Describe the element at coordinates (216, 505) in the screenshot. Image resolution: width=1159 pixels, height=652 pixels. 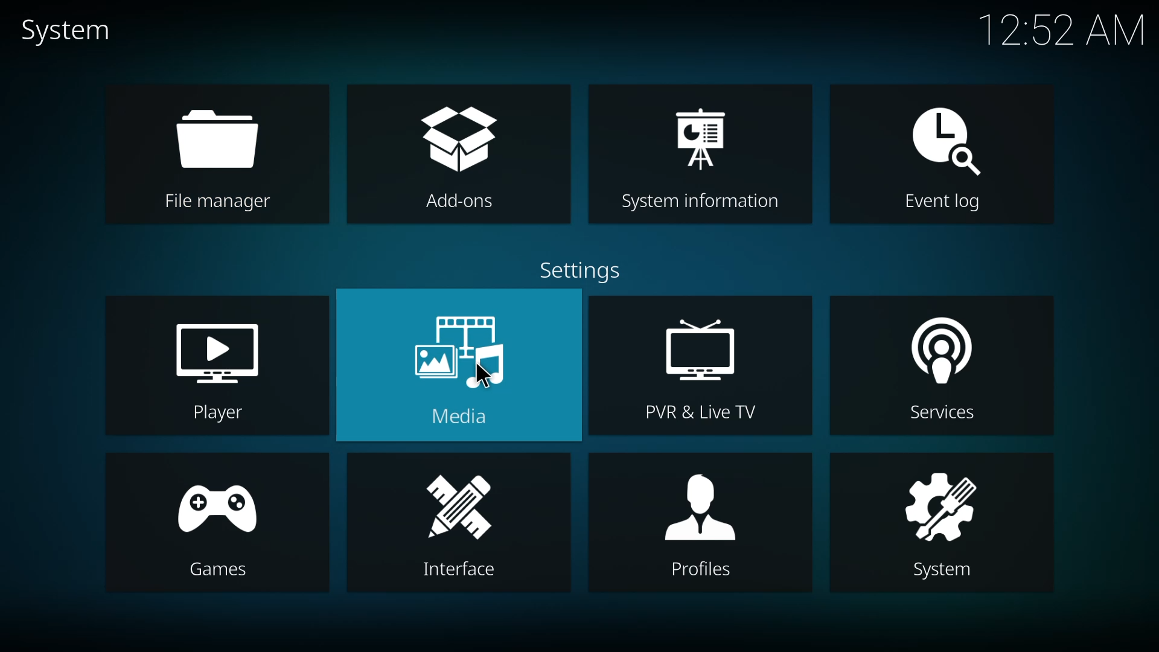
I see `games` at that location.